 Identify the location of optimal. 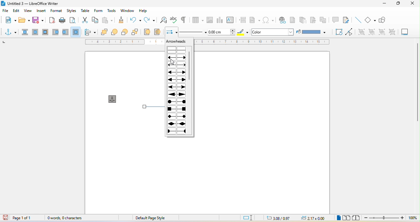
(46, 32).